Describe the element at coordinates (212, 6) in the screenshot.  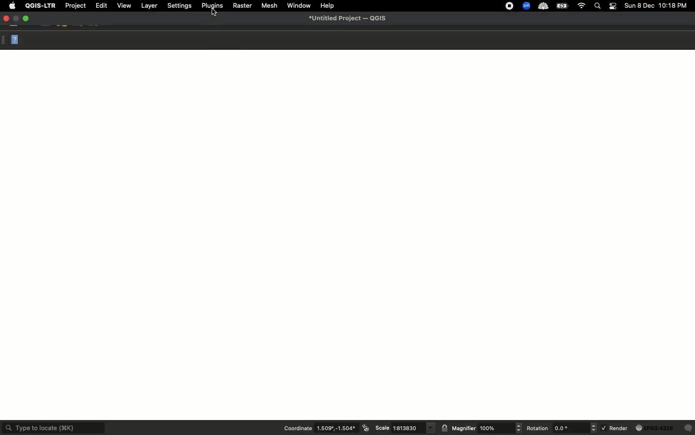
I see `Plugins` at that location.